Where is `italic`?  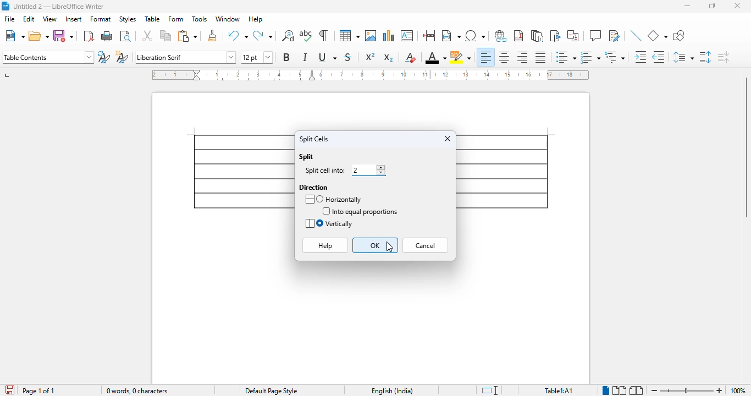 italic is located at coordinates (305, 57).